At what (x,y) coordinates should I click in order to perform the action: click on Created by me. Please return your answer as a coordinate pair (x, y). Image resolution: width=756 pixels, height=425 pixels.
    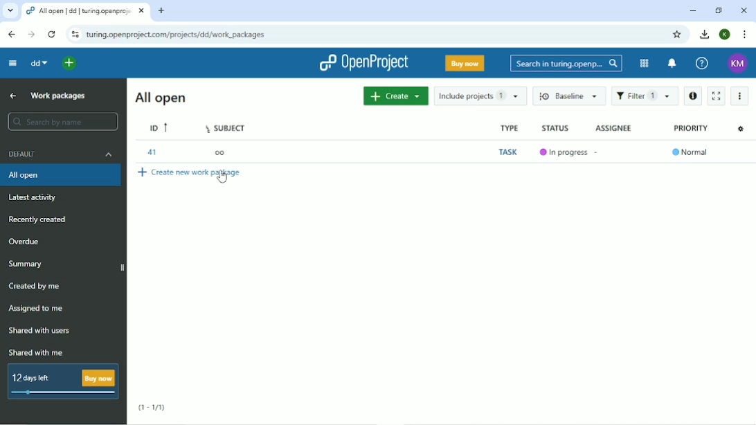
    Looking at the image, I should click on (35, 287).